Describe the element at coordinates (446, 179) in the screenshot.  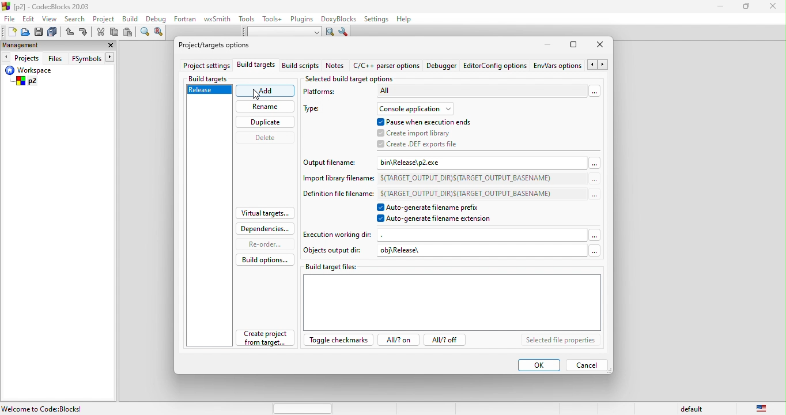
I see `Import library filename:  S(TARGET_OUTPUT_DIR)S(TARGET_OUTPUT_BASENAME)` at that location.